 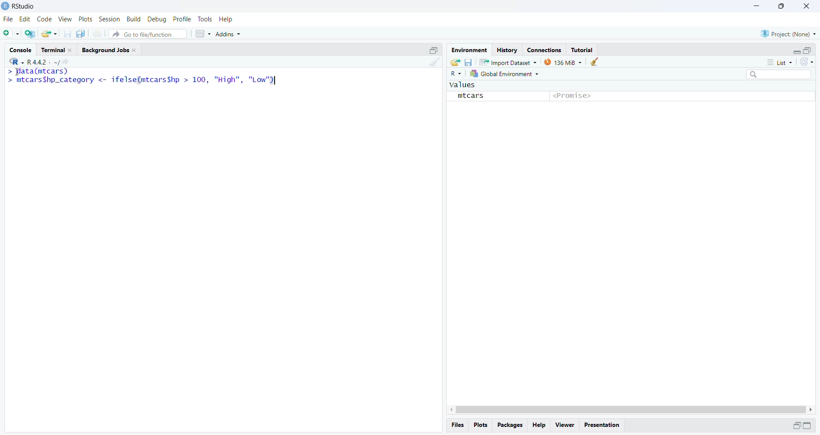 I want to click on Save current document (Ctrl + S), so click(x=70, y=34).